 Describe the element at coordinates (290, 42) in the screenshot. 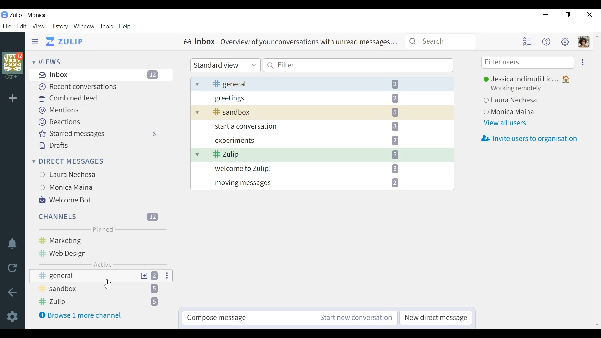

I see `Inbox Overview of your conversations with unread messages...` at that location.